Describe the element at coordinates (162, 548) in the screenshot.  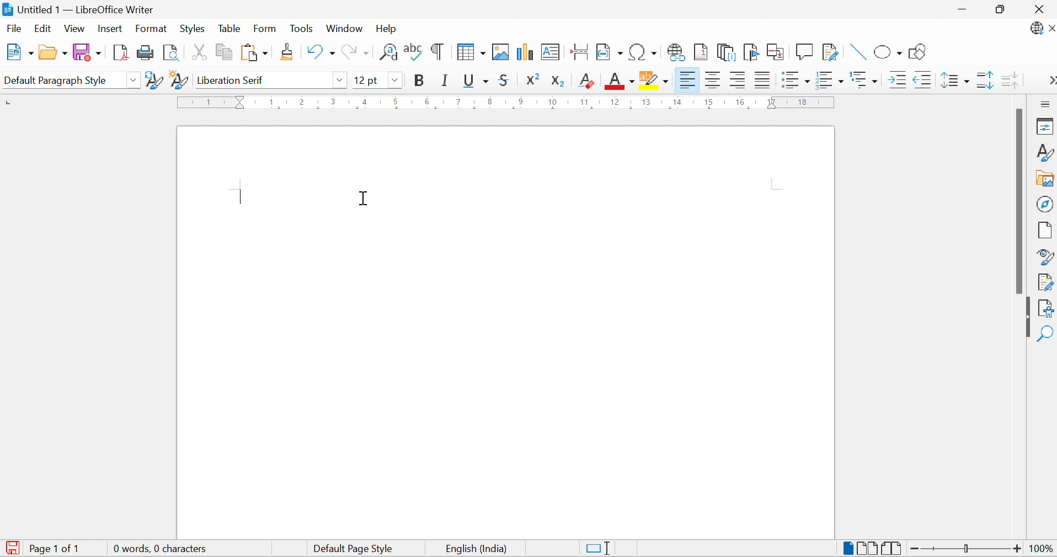
I see `0 words, 0 characters` at that location.